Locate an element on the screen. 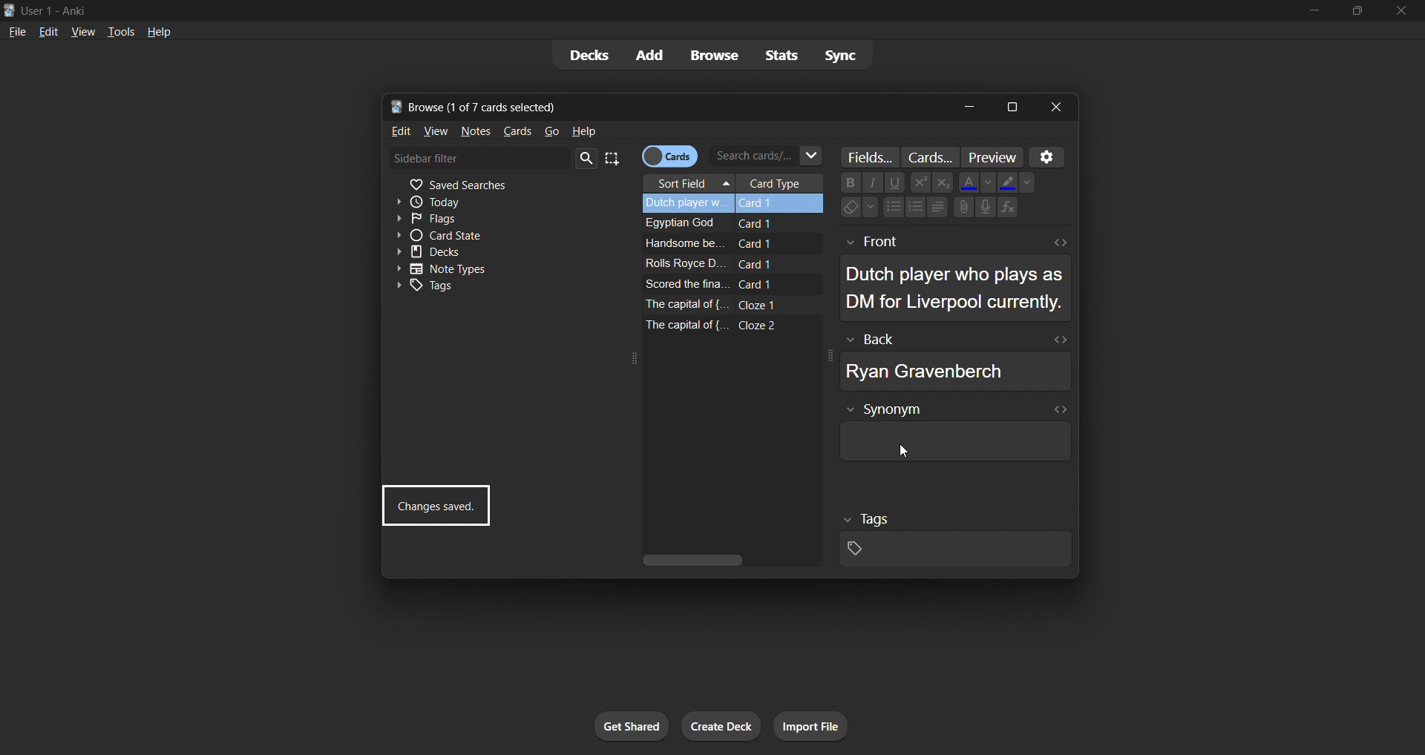  customize card templates is located at coordinates (932, 157).